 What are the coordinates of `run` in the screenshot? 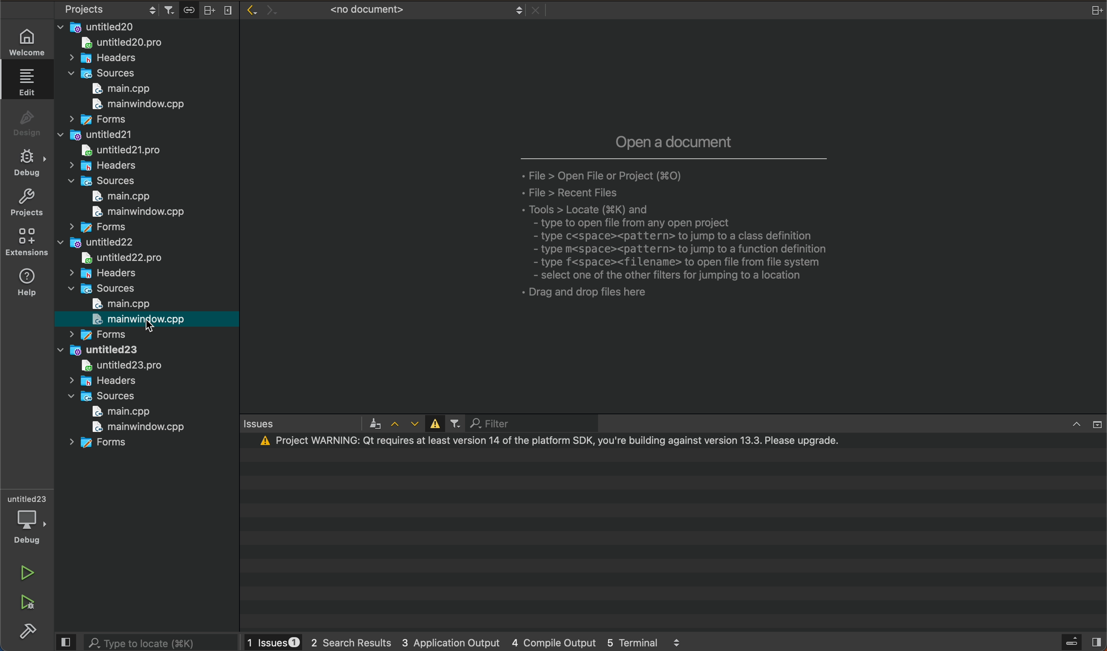 It's located at (27, 570).